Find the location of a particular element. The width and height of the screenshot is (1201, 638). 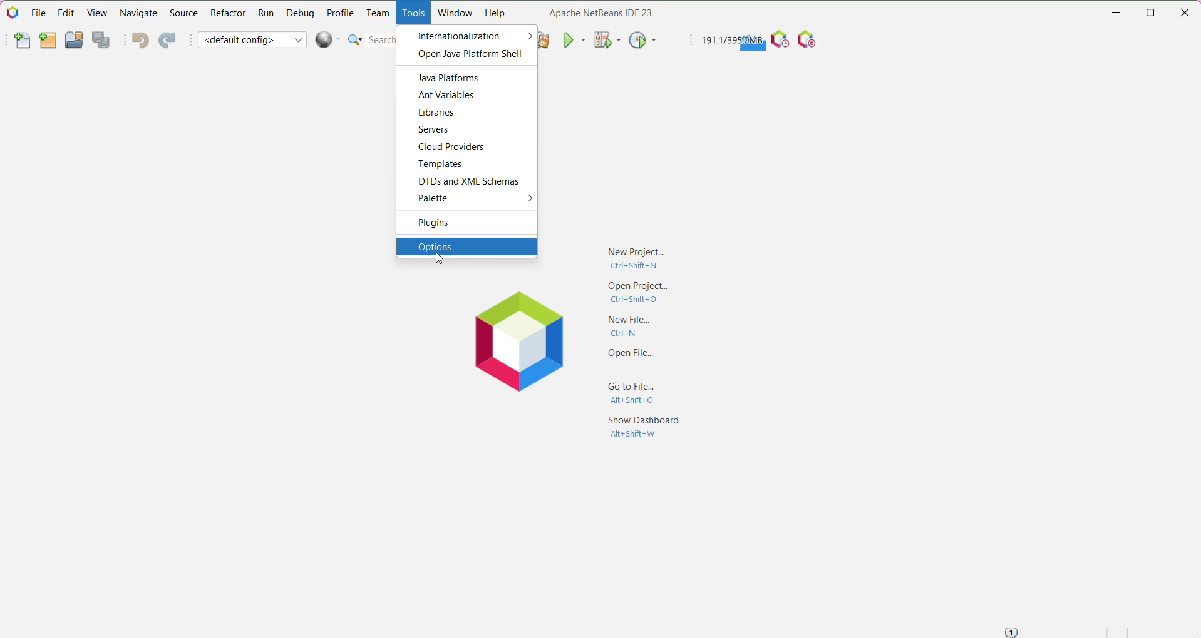

Pause I/O Checks is located at coordinates (809, 40).